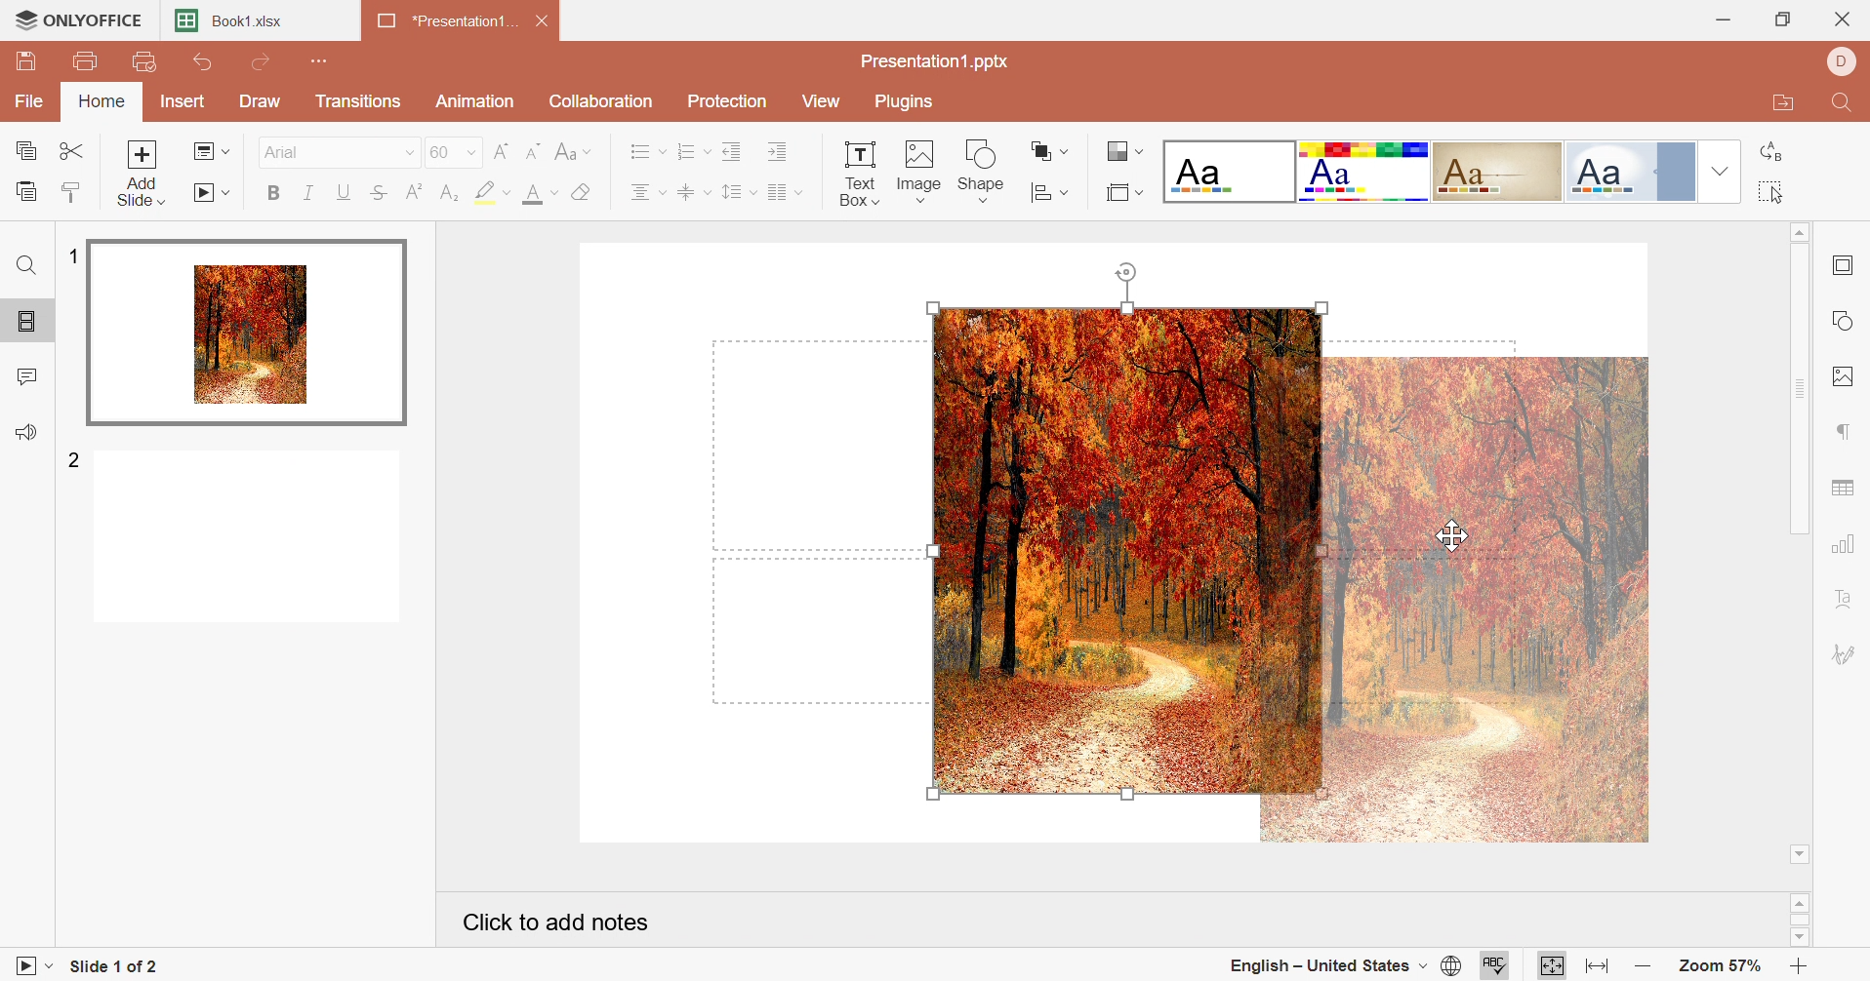 The height and width of the screenshot is (981, 1870). I want to click on Slides, so click(27, 323).